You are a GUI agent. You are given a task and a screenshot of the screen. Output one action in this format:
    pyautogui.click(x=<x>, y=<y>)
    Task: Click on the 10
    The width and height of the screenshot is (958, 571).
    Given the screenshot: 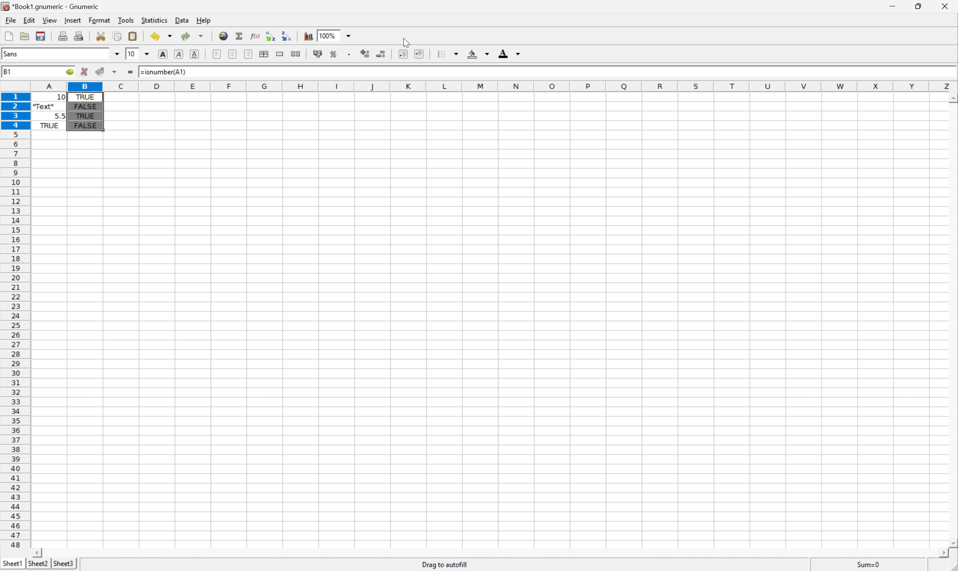 What is the action you would take?
    pyautogui.click(x=49, y=97)
    